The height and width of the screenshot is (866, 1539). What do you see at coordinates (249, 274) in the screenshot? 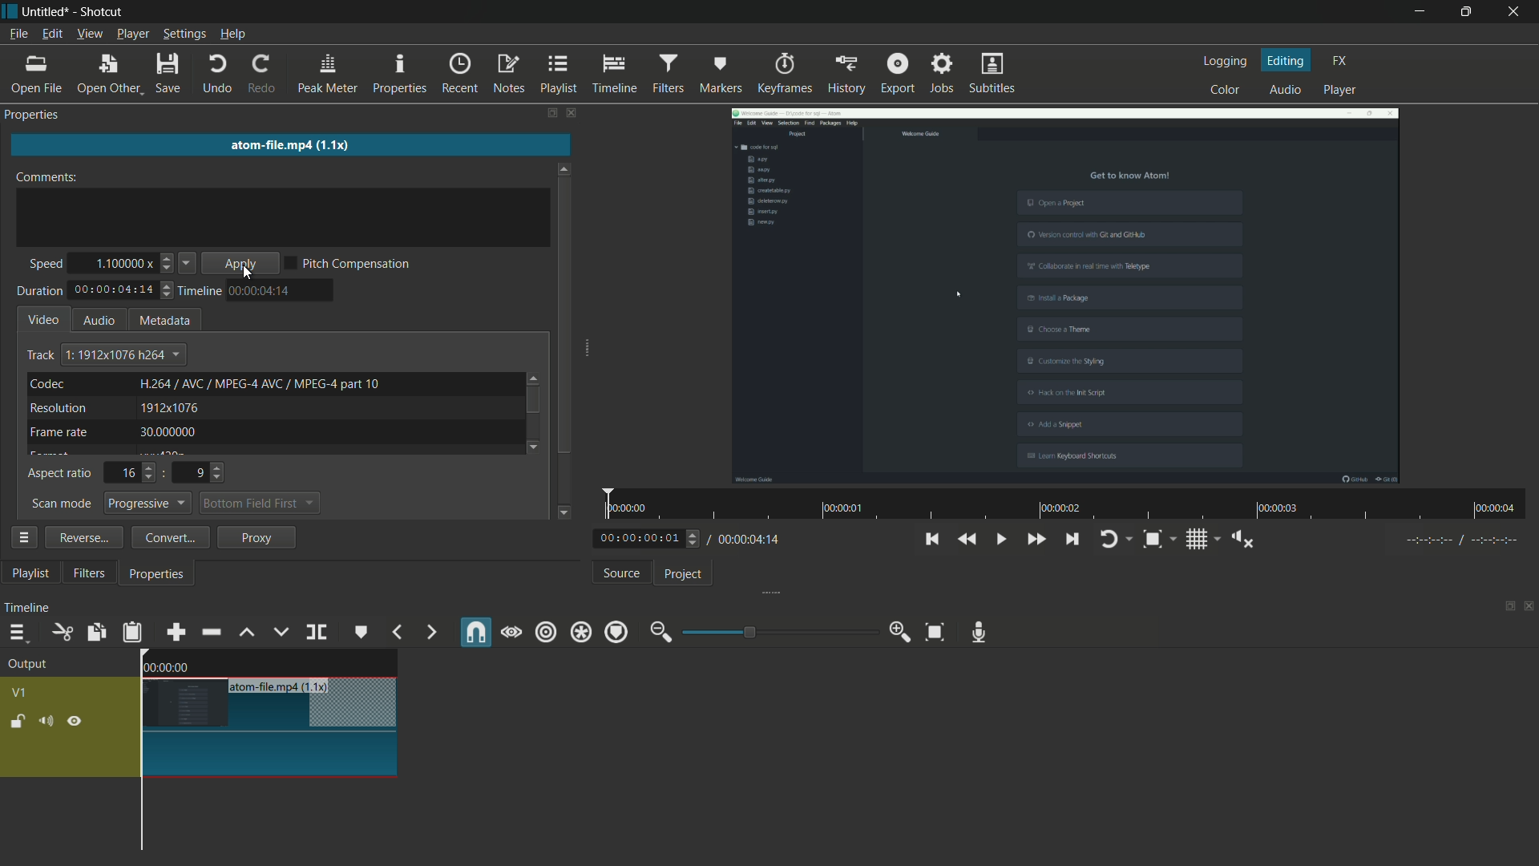
I see `cursor` at bounding box center [249, 274].